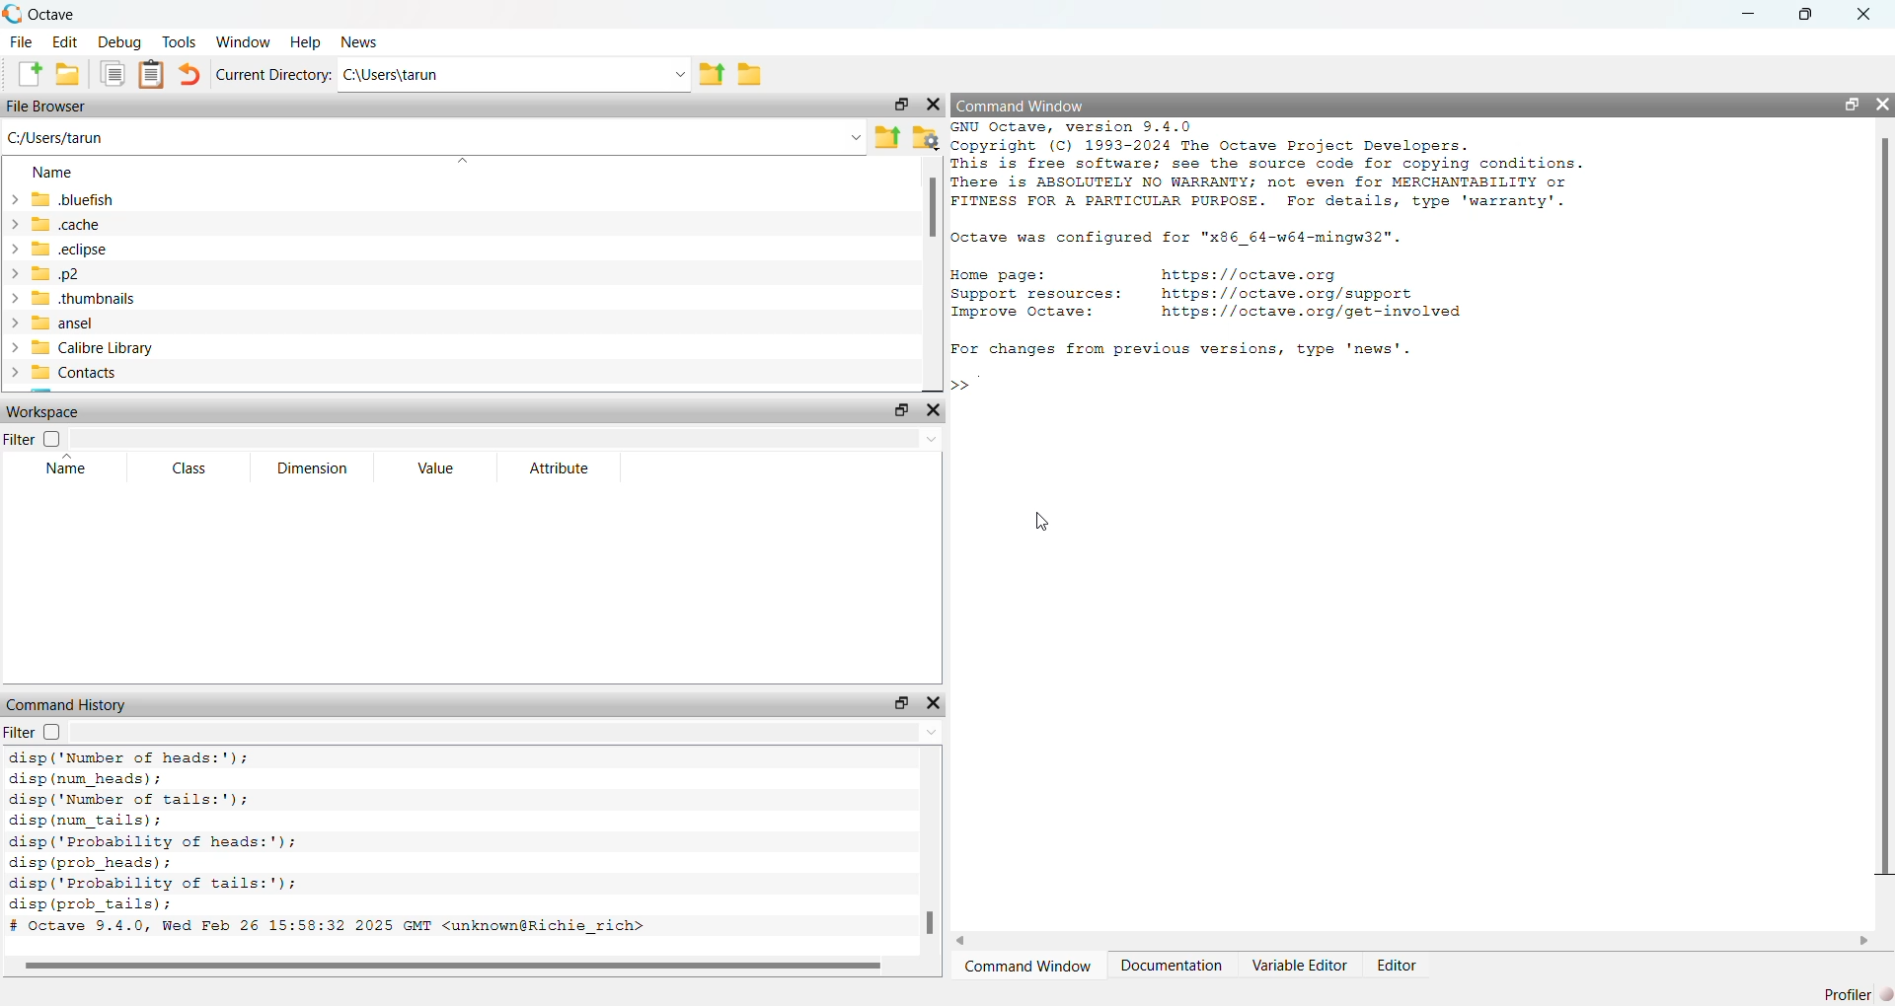  I want to click on News, so click(356, 40).